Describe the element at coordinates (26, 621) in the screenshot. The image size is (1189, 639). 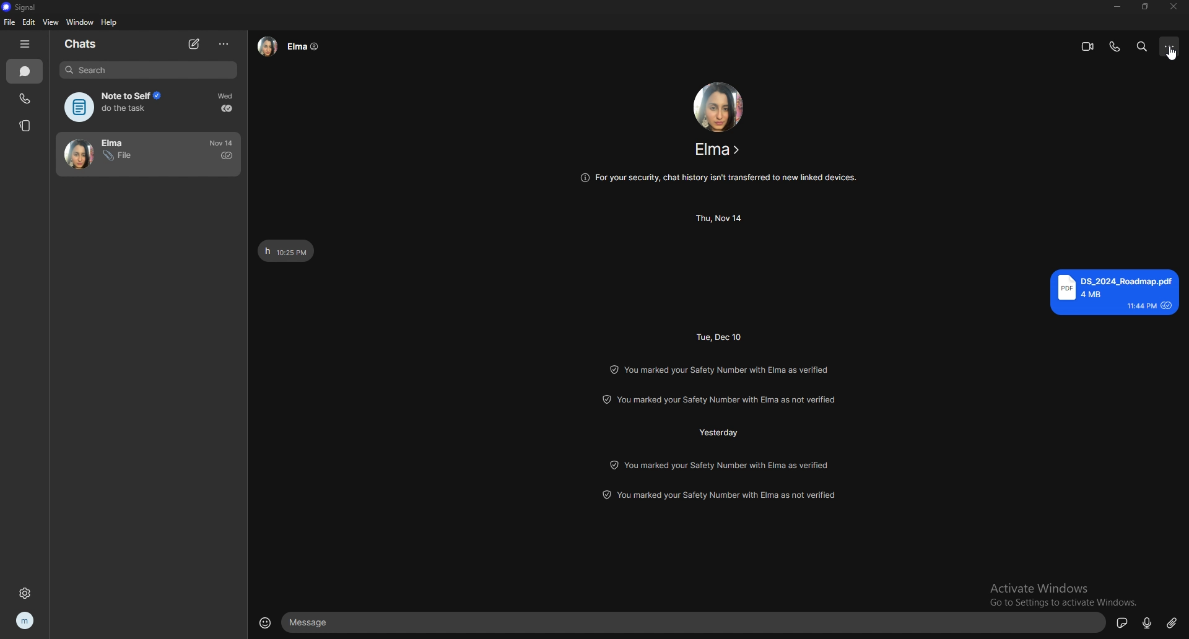
I see `profile` at that location.